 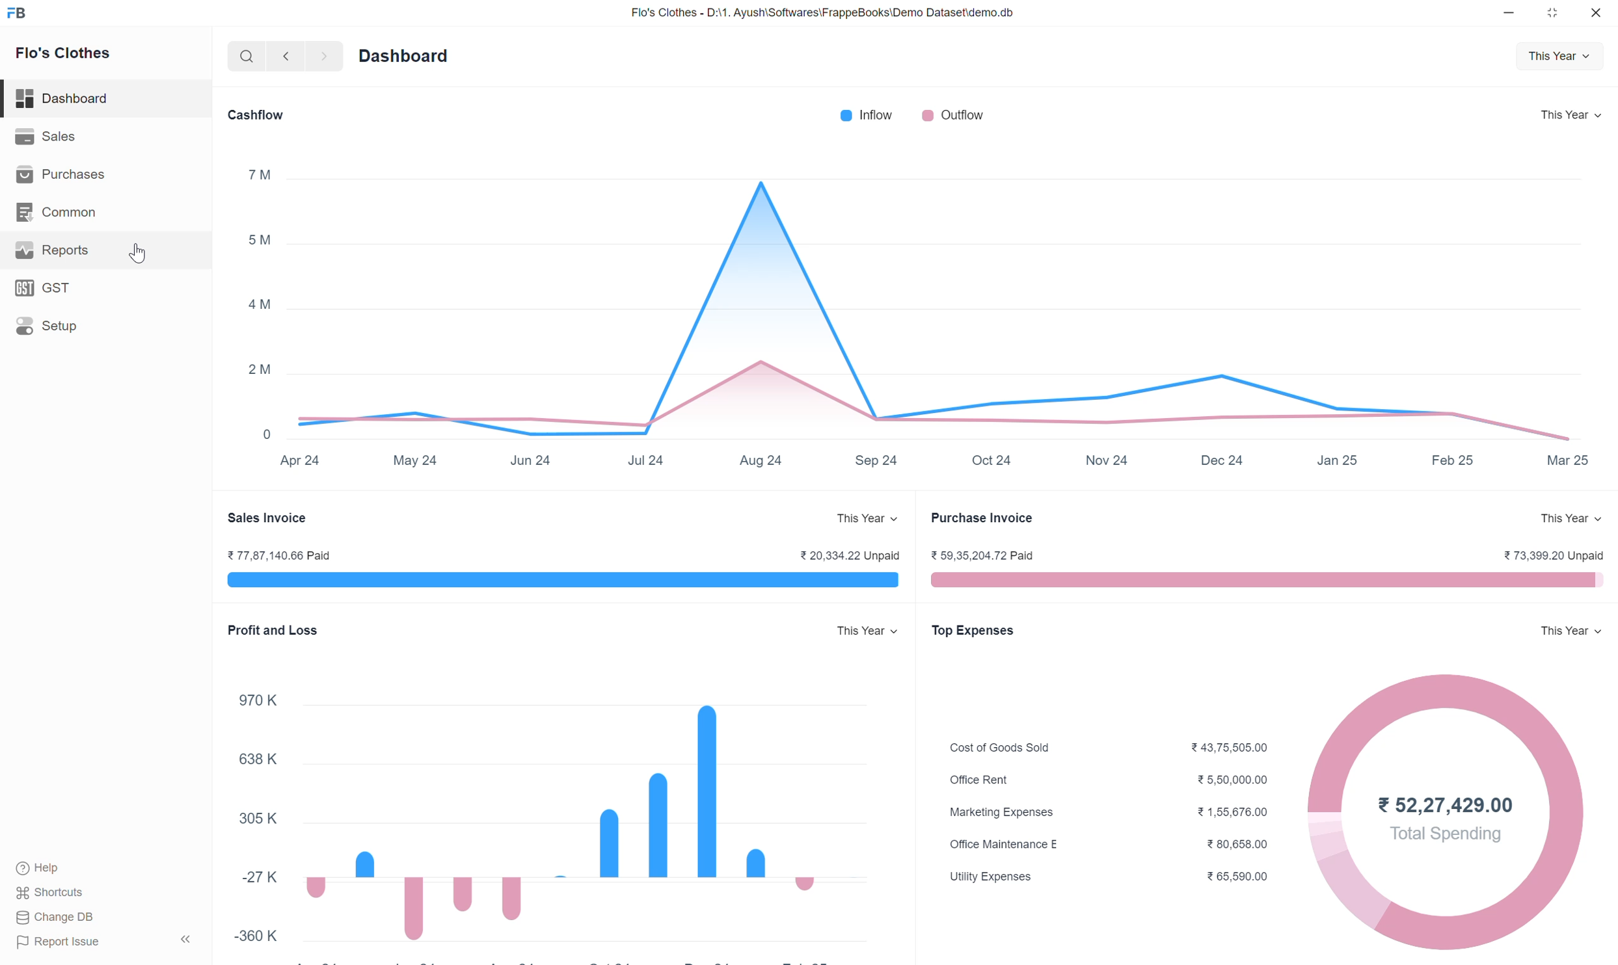 What do you see at coordinates (68, 98) in the screenshot?
I see `Dashboard` at bounding box center [68, 98].